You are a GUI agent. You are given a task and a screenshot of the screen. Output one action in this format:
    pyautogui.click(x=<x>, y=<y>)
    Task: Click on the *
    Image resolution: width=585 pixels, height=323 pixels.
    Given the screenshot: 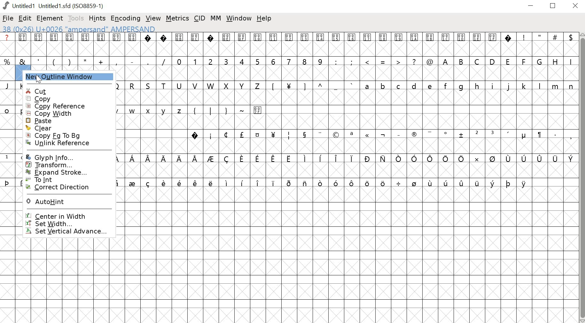 What is the action you would take?
    pyautogui.click(x=85, y=61)
    